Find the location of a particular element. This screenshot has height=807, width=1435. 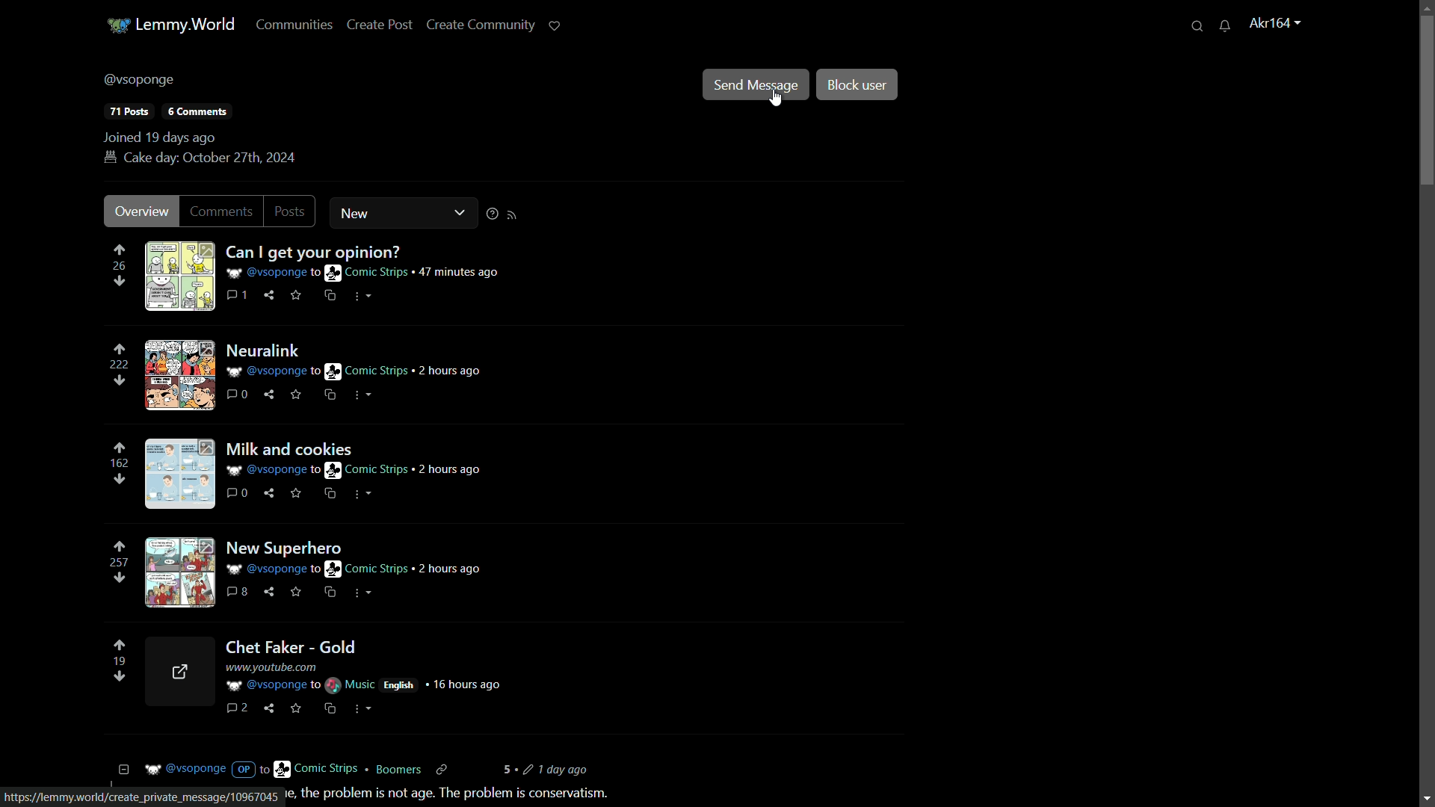

upvote is located at coordinates (119, 646).